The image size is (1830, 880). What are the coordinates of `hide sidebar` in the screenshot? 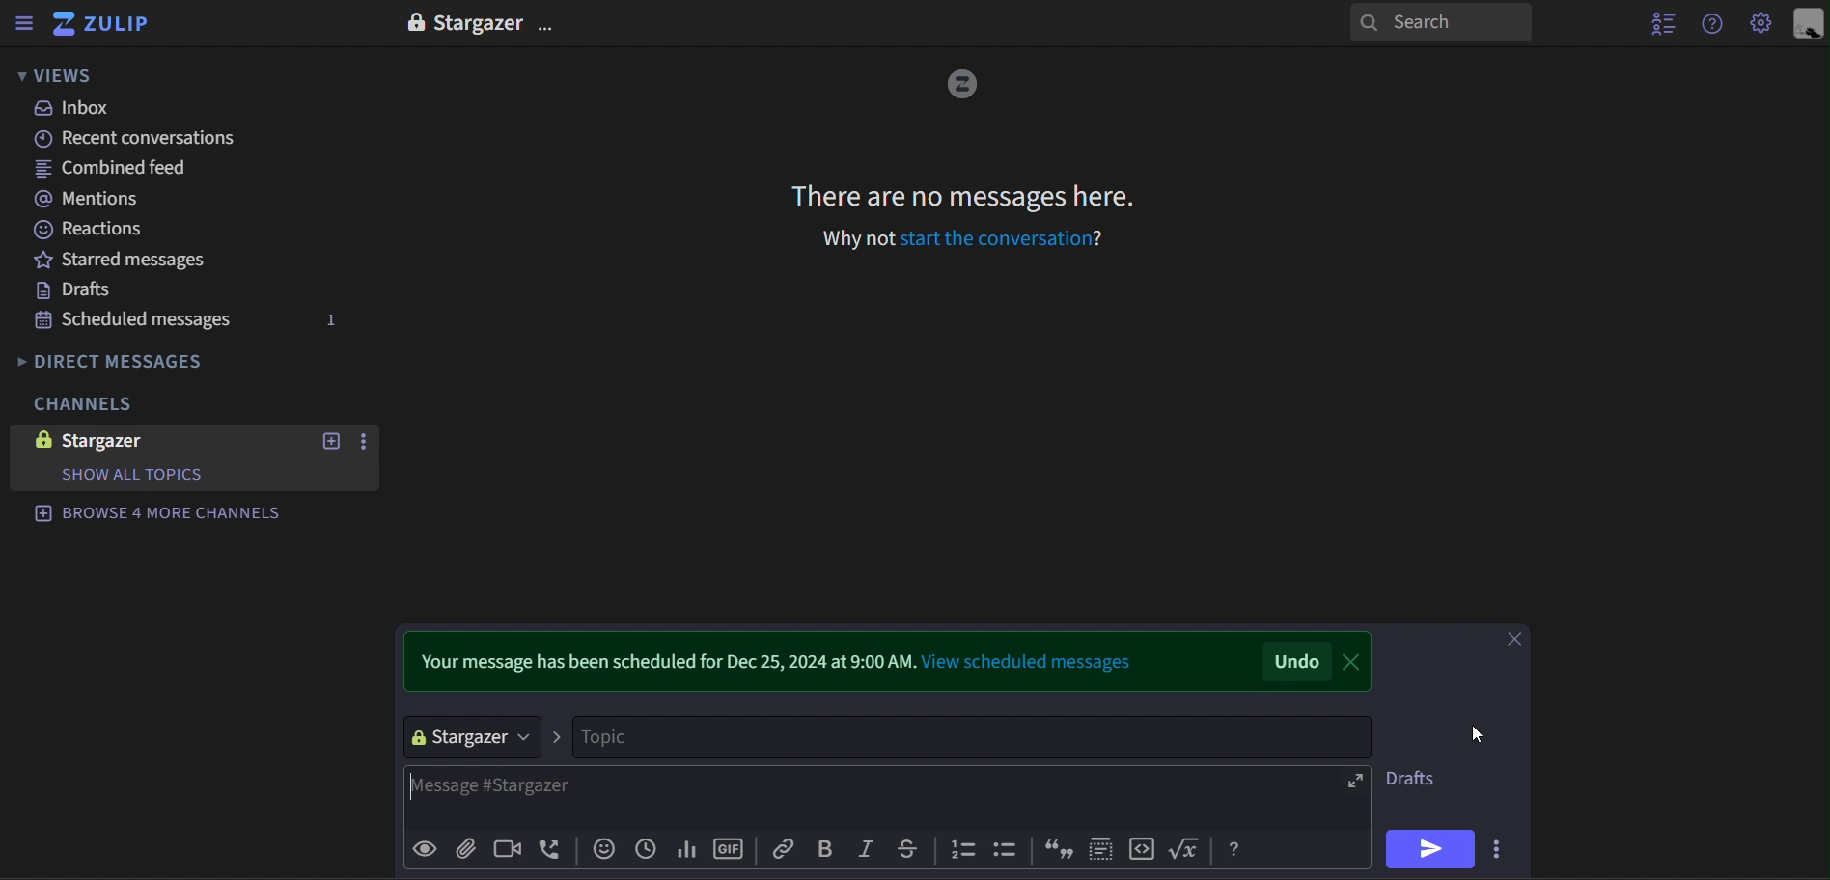 It's located at (24, 24).